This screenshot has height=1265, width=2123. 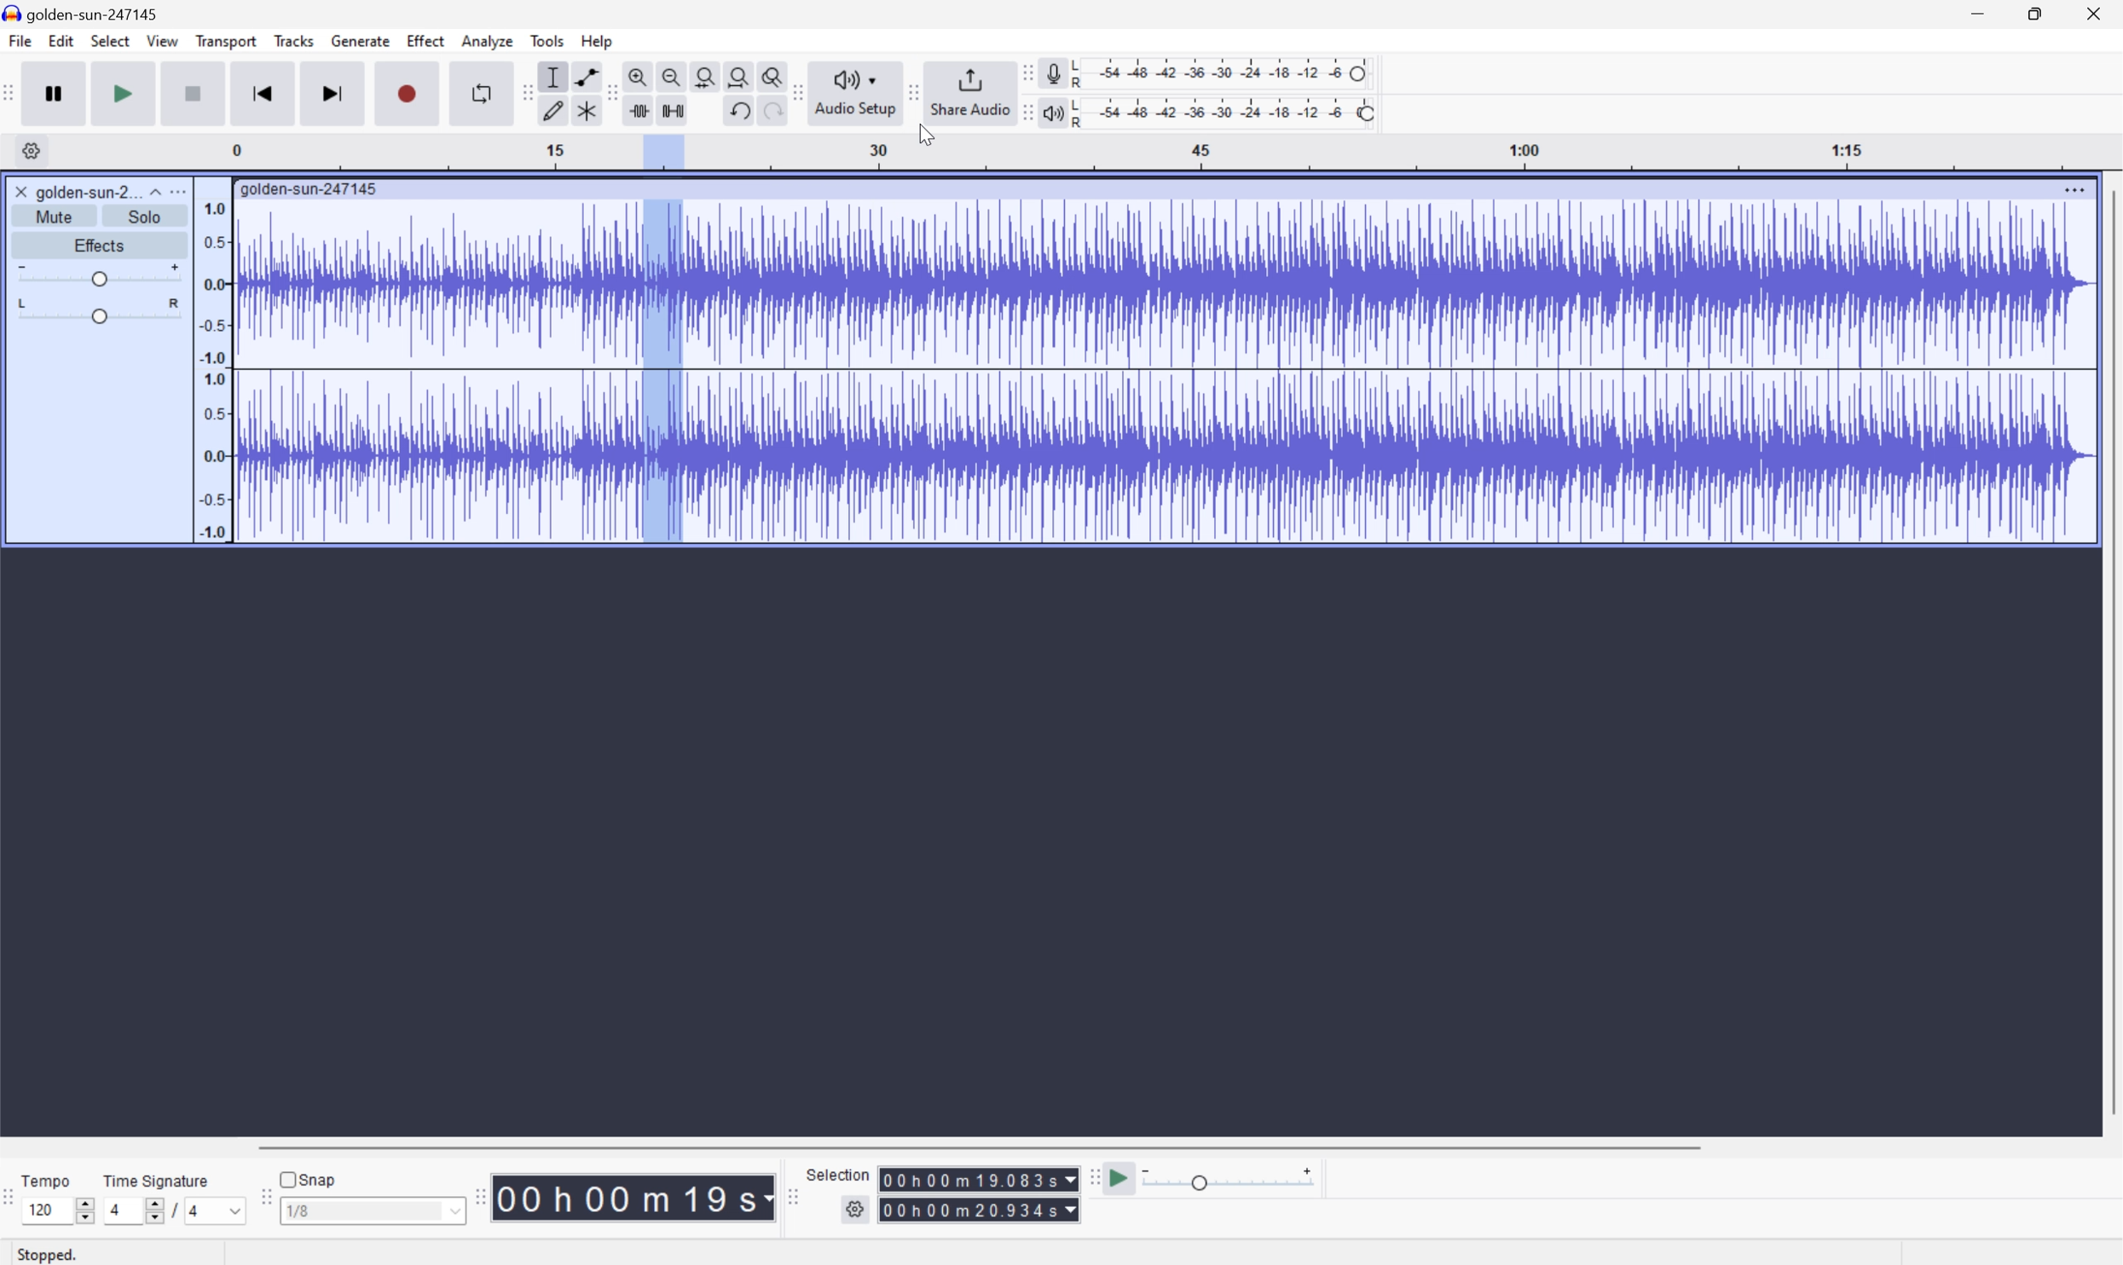 What do you see at coordinates (84, 193) in the screenshot?
I see `` at bounding box center [84, 193].